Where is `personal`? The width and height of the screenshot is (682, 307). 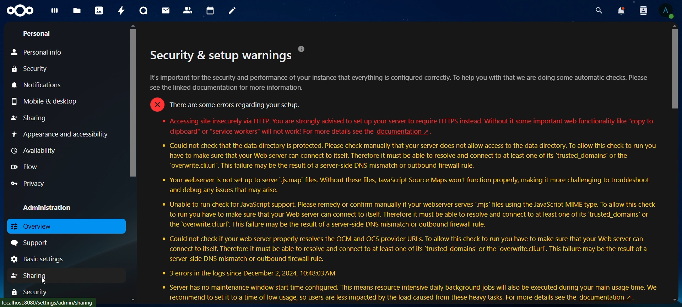
personal is located at coordinates (38, 34).